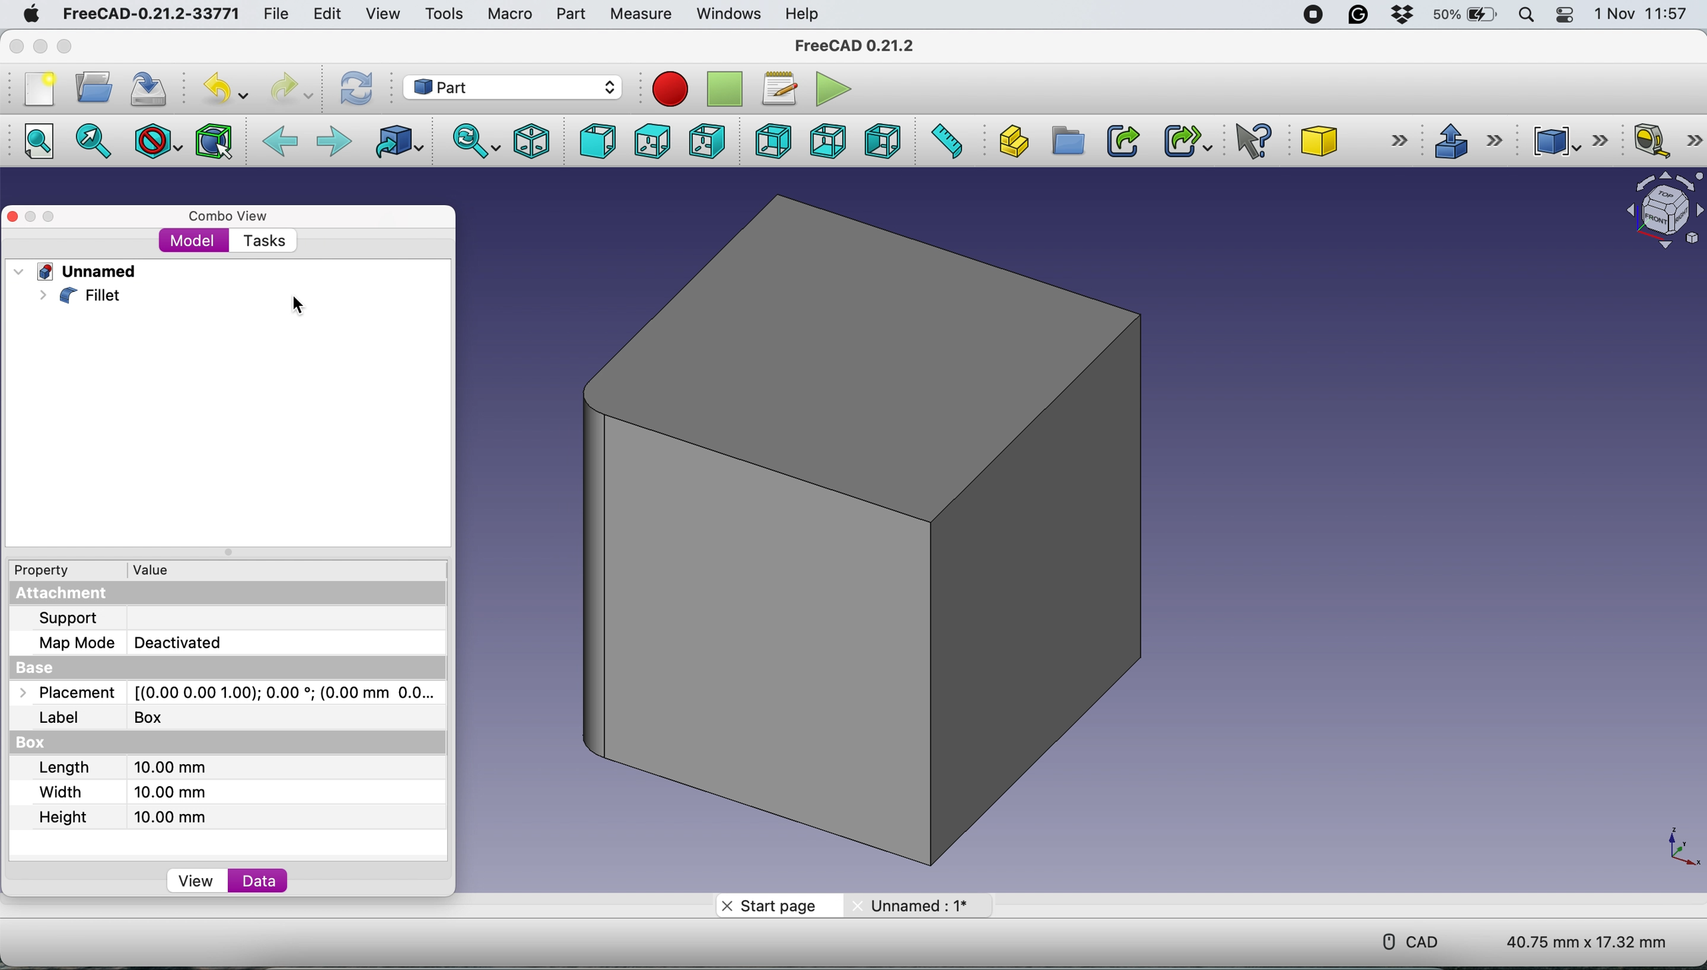  Describe the element at coordinates (147, 15) in the screenshot. I see `freecad-0.21.2-33771` at that location.